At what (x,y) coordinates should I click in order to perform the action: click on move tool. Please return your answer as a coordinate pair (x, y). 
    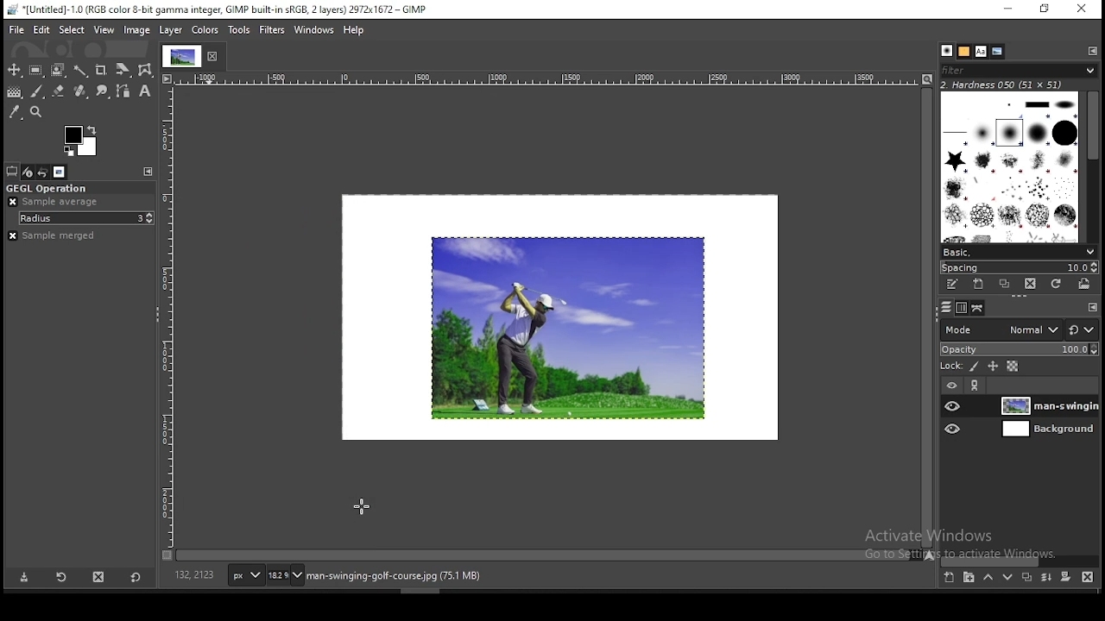
    Looking at the image, I should click on (14, 69).